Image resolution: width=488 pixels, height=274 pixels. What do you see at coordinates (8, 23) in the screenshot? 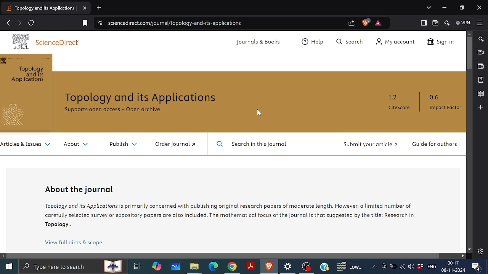
I see `Go back to previous page` at bounding box center [8, 23].